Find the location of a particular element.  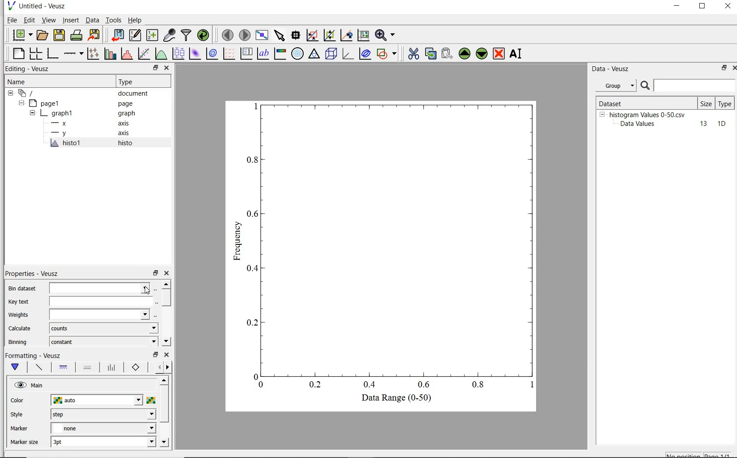

 auto  is located at coordinates (97, 401).